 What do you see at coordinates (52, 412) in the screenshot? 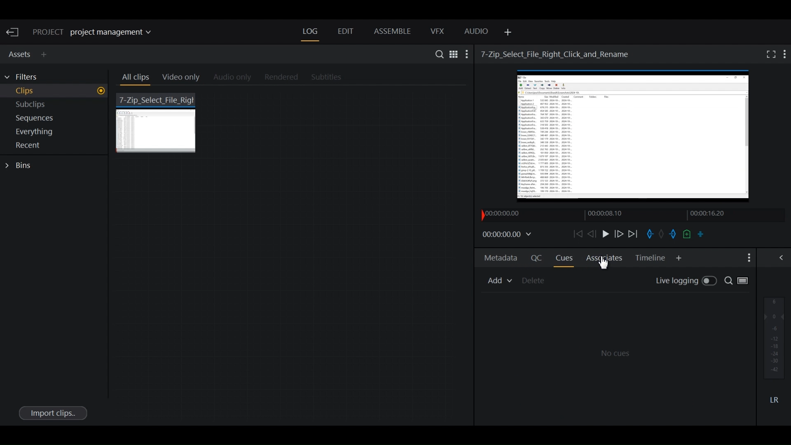
I see `Import clips` at bounding box center [52, 412].